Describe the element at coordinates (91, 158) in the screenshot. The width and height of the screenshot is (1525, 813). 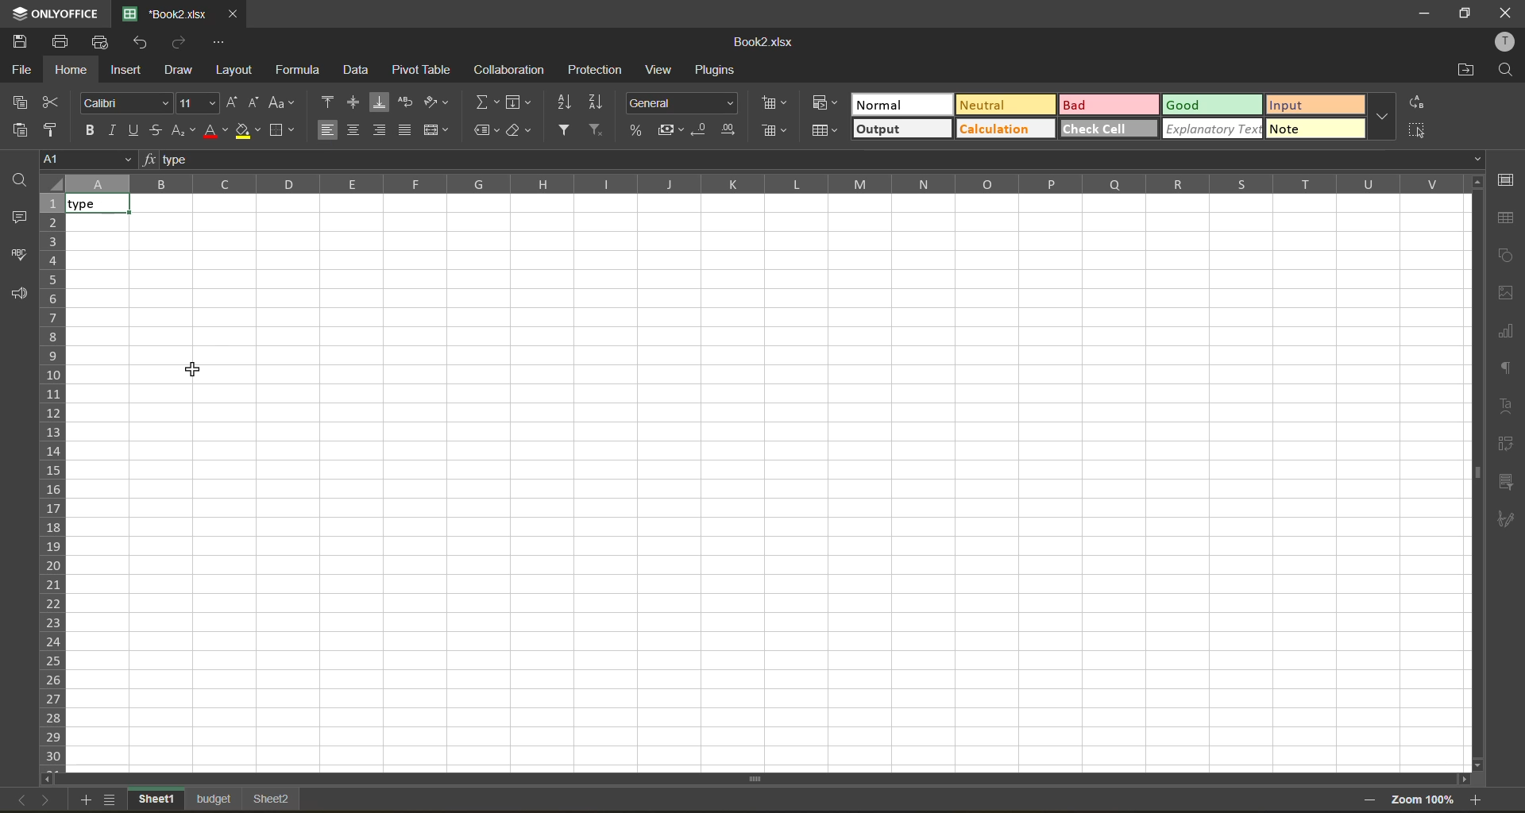
I see `cell address` at that location.